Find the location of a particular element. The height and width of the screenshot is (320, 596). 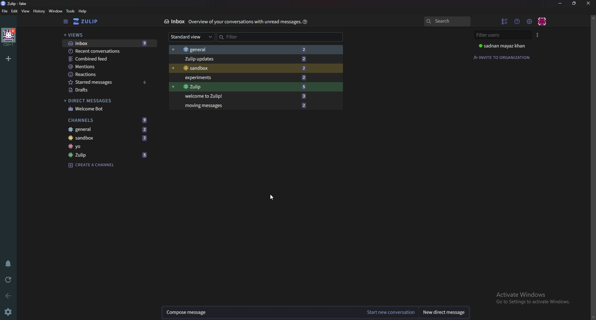

help is located at coordinates (517, 22).